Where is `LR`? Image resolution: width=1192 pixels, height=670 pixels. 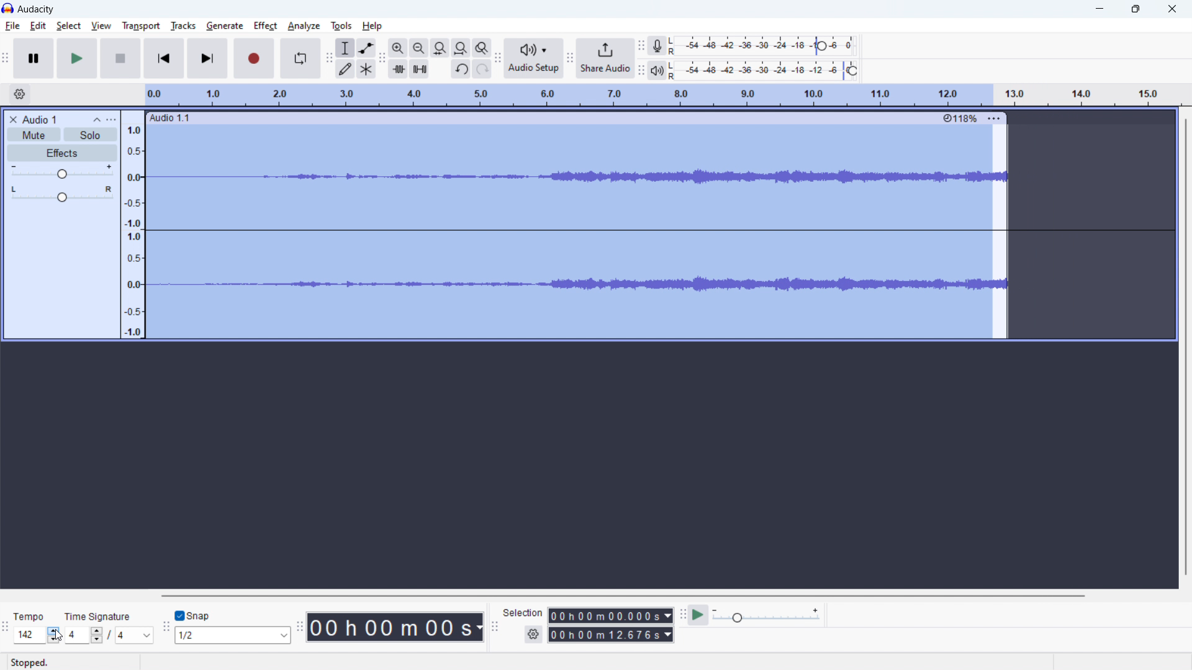
LR is located at coordinates (673, 68).